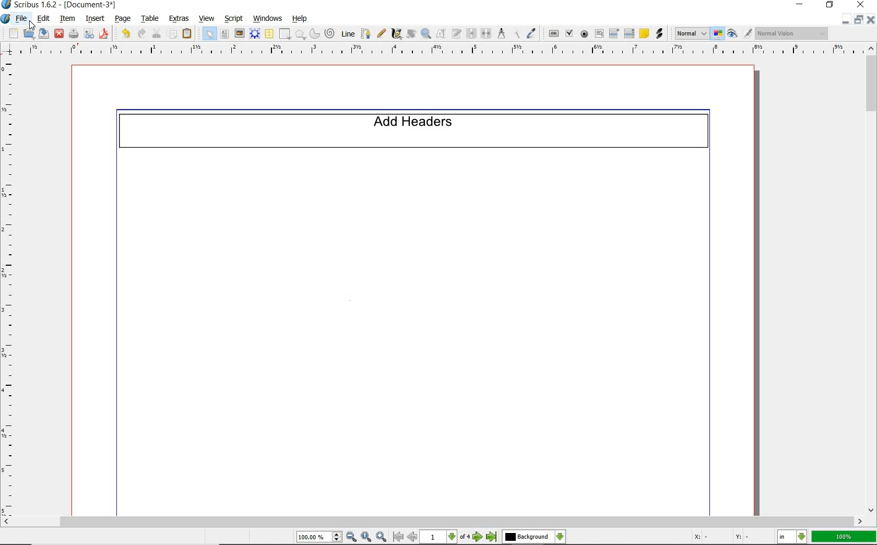 Image resolution: width=877 pixels, height=545 pixels. I want to click on print, so click(74, 34).